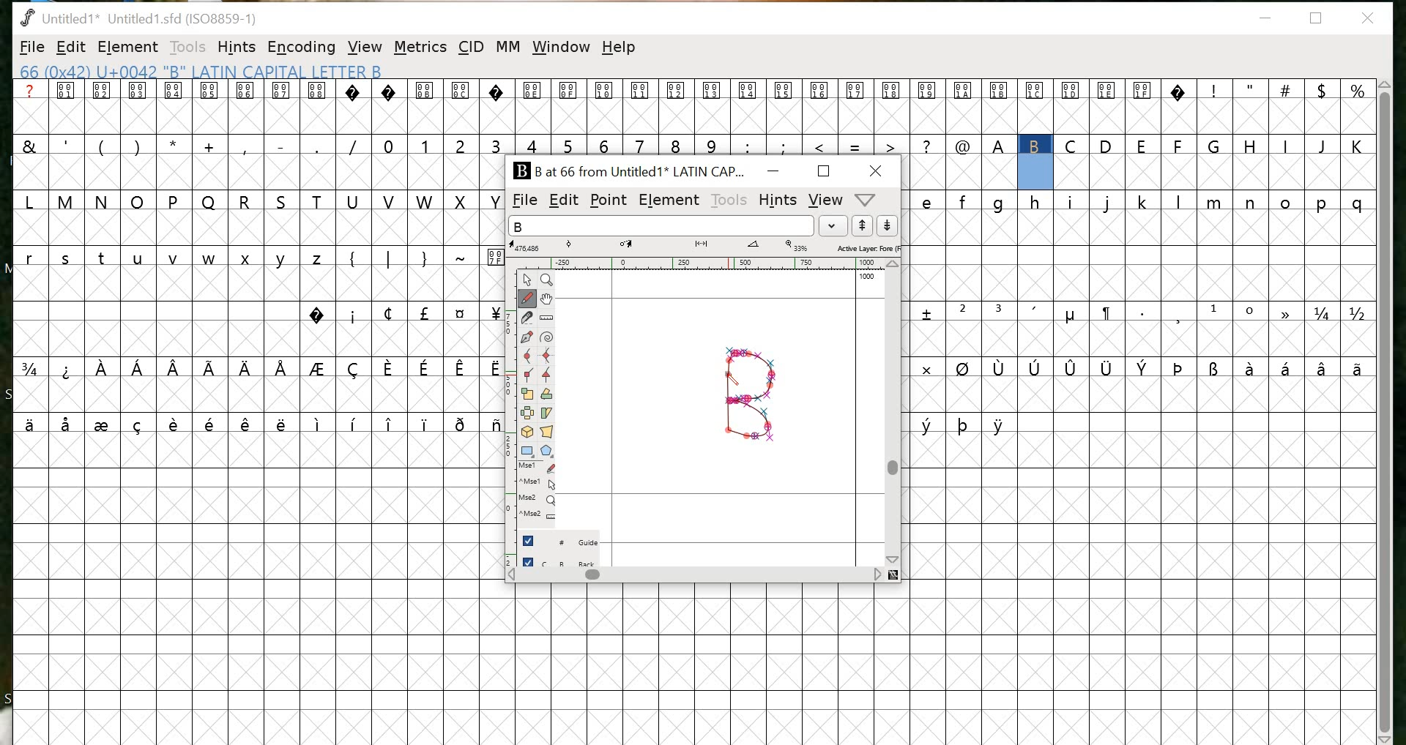  Describe the element at coordinates (127, 48) in the screenshot. I see `ELEMENT` at that location.